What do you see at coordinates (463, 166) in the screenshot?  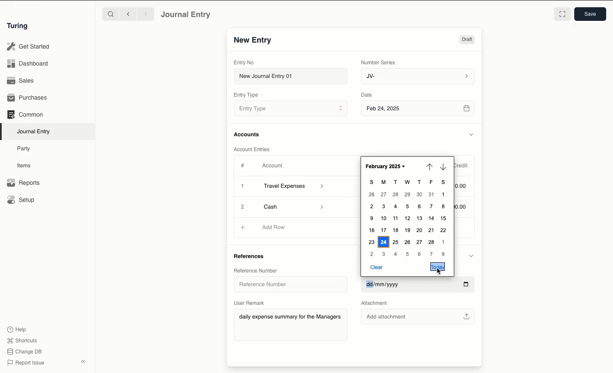 I see `Credit` at bounding box center [463, 166].